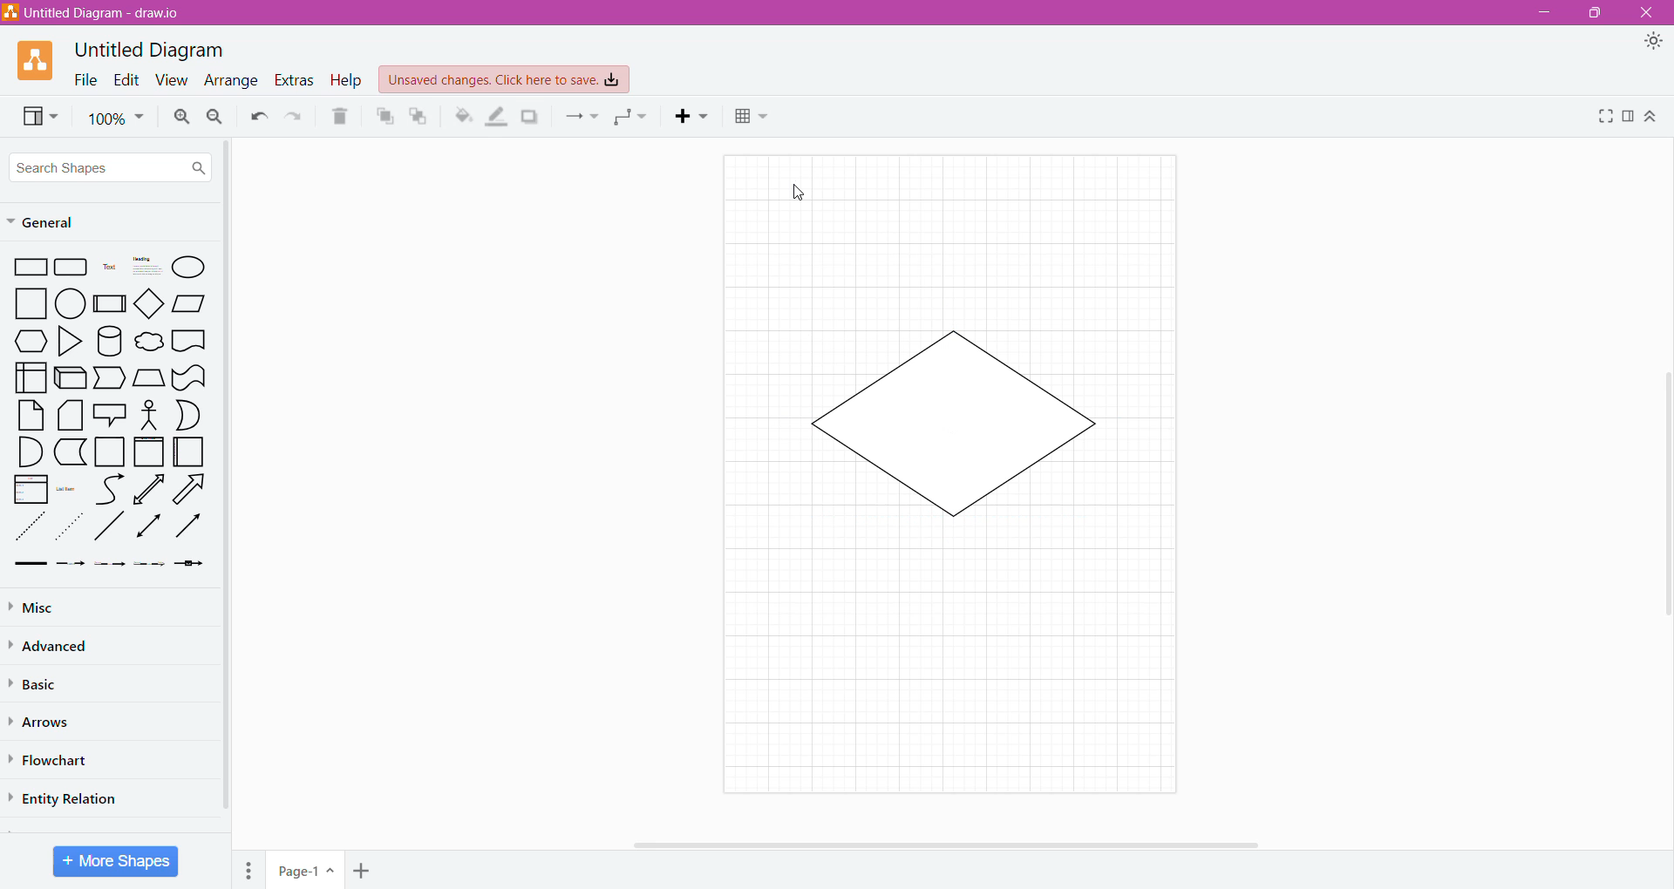 The width and height of the screenshot is (1674, 889). I want to click on Heading with Text, so click(148, 268).